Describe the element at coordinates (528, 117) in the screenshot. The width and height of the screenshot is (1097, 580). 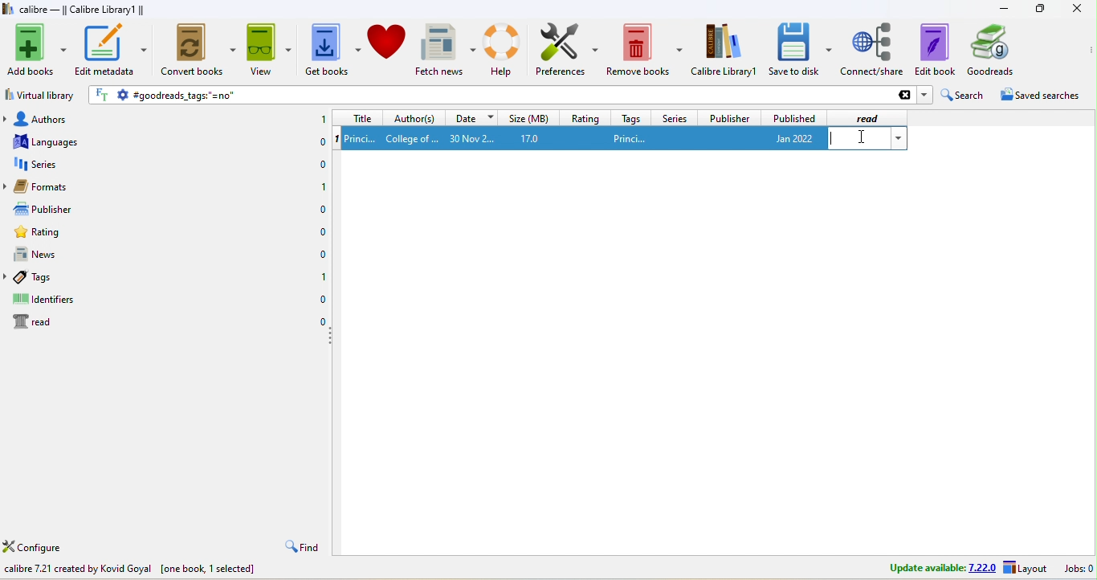
I see `size` at that location.